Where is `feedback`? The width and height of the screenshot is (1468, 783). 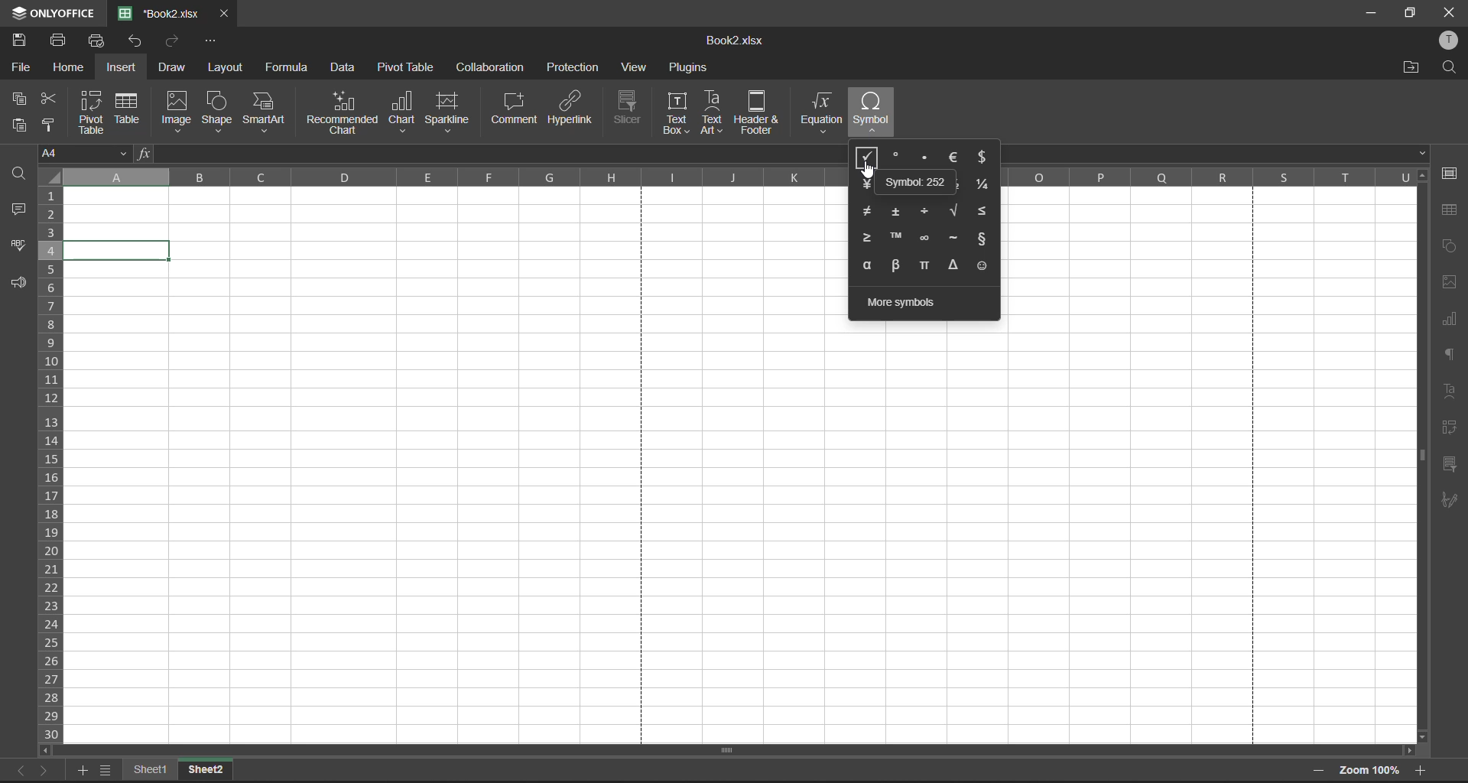 feedback is located at coordinates (19, 286).